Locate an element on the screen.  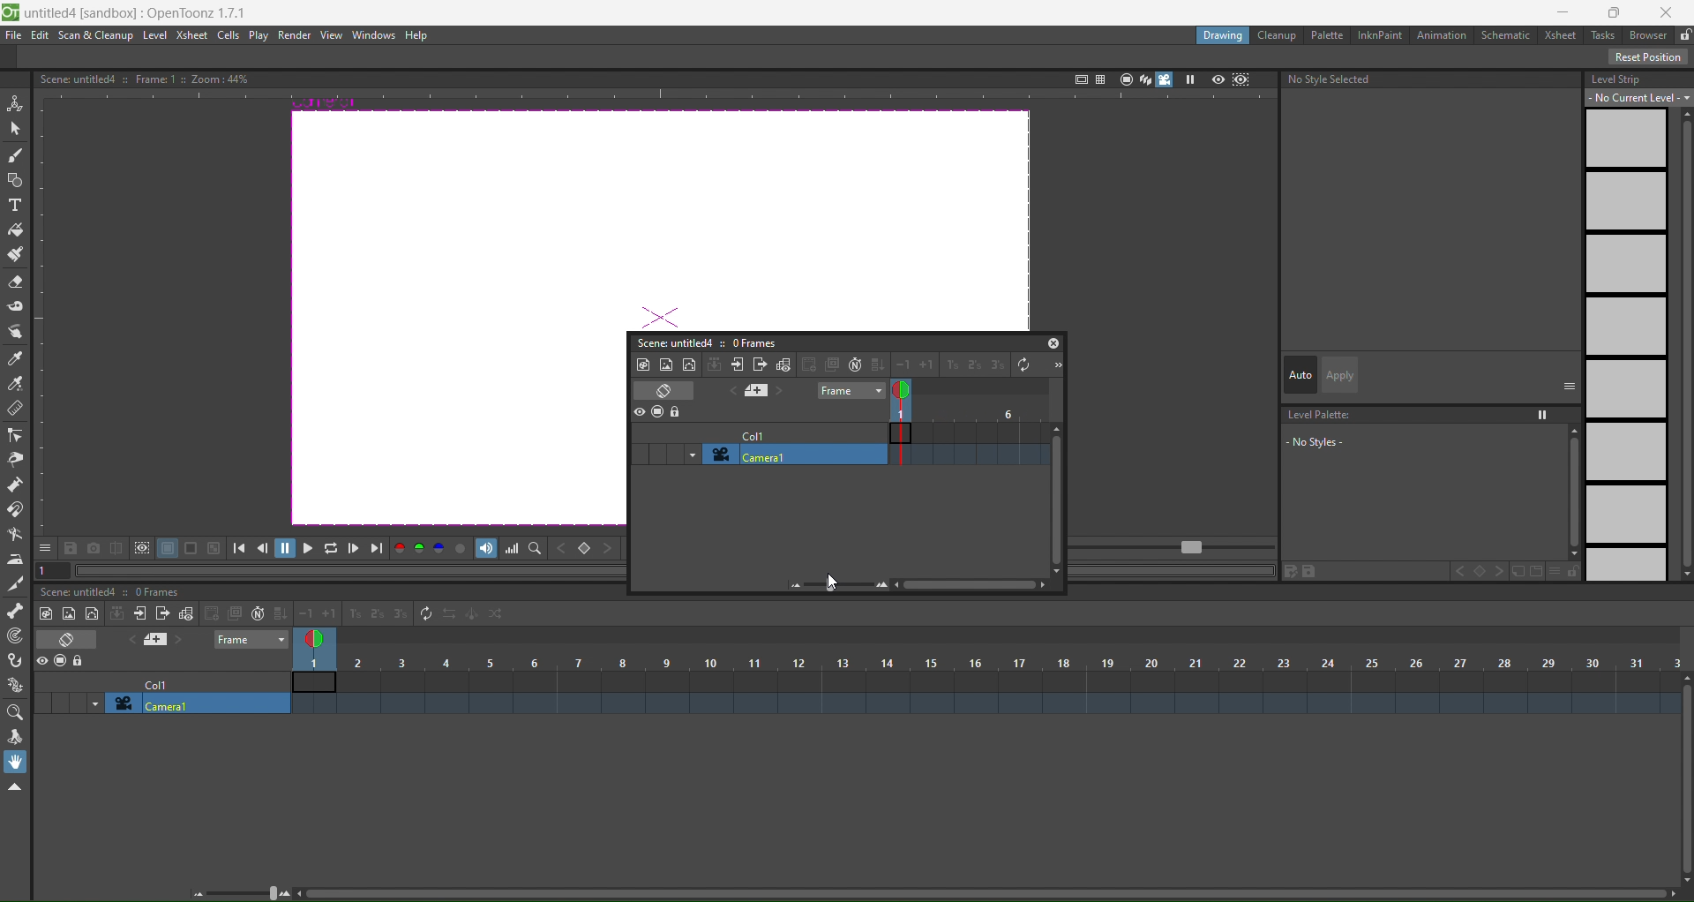
inknpaint is located at coordinates (1380, 34).